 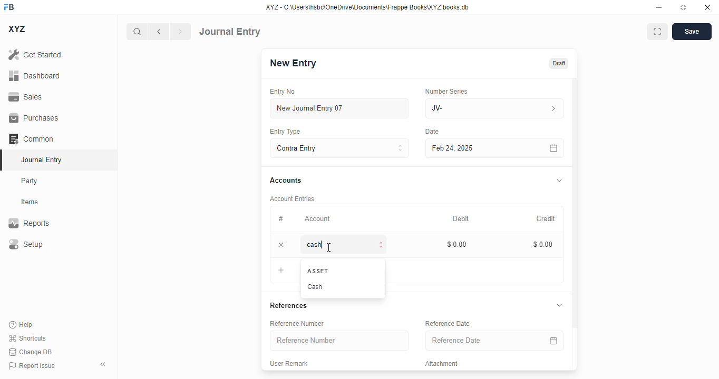 What do you see at coordinates (293, 198) in the screenshot?
I see `account entries` at bounding box center [293, 198].